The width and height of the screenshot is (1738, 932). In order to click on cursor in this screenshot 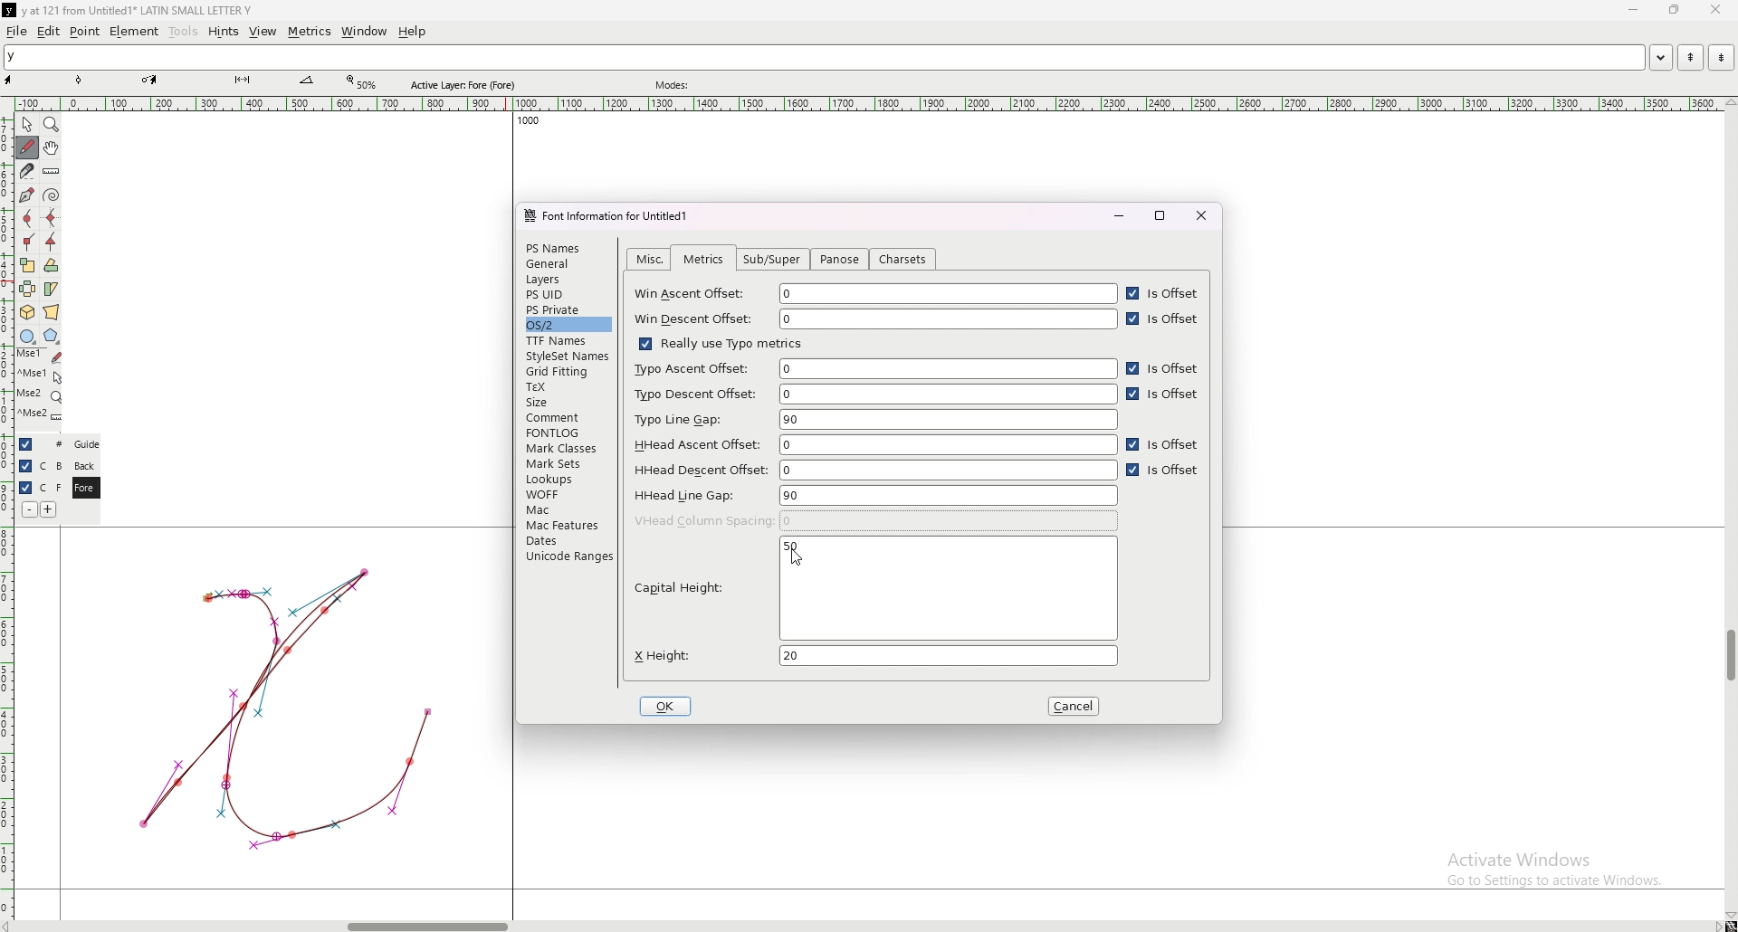, I will do `click(806, 561)`.